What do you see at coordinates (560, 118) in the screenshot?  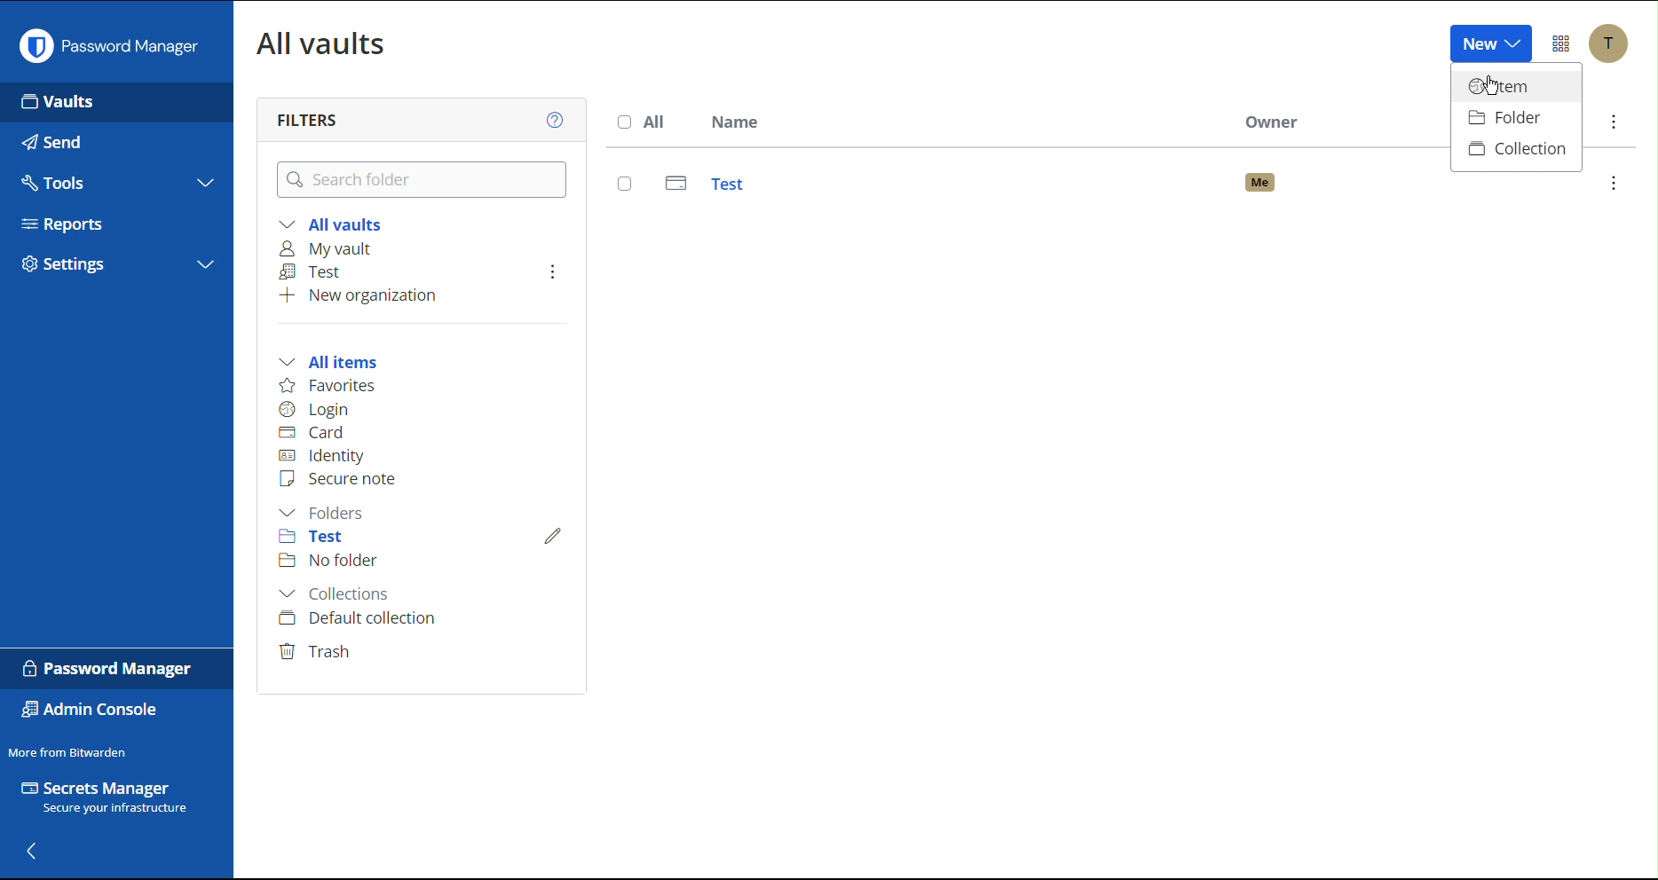 I see `Help` at bounding box center [560, 118].